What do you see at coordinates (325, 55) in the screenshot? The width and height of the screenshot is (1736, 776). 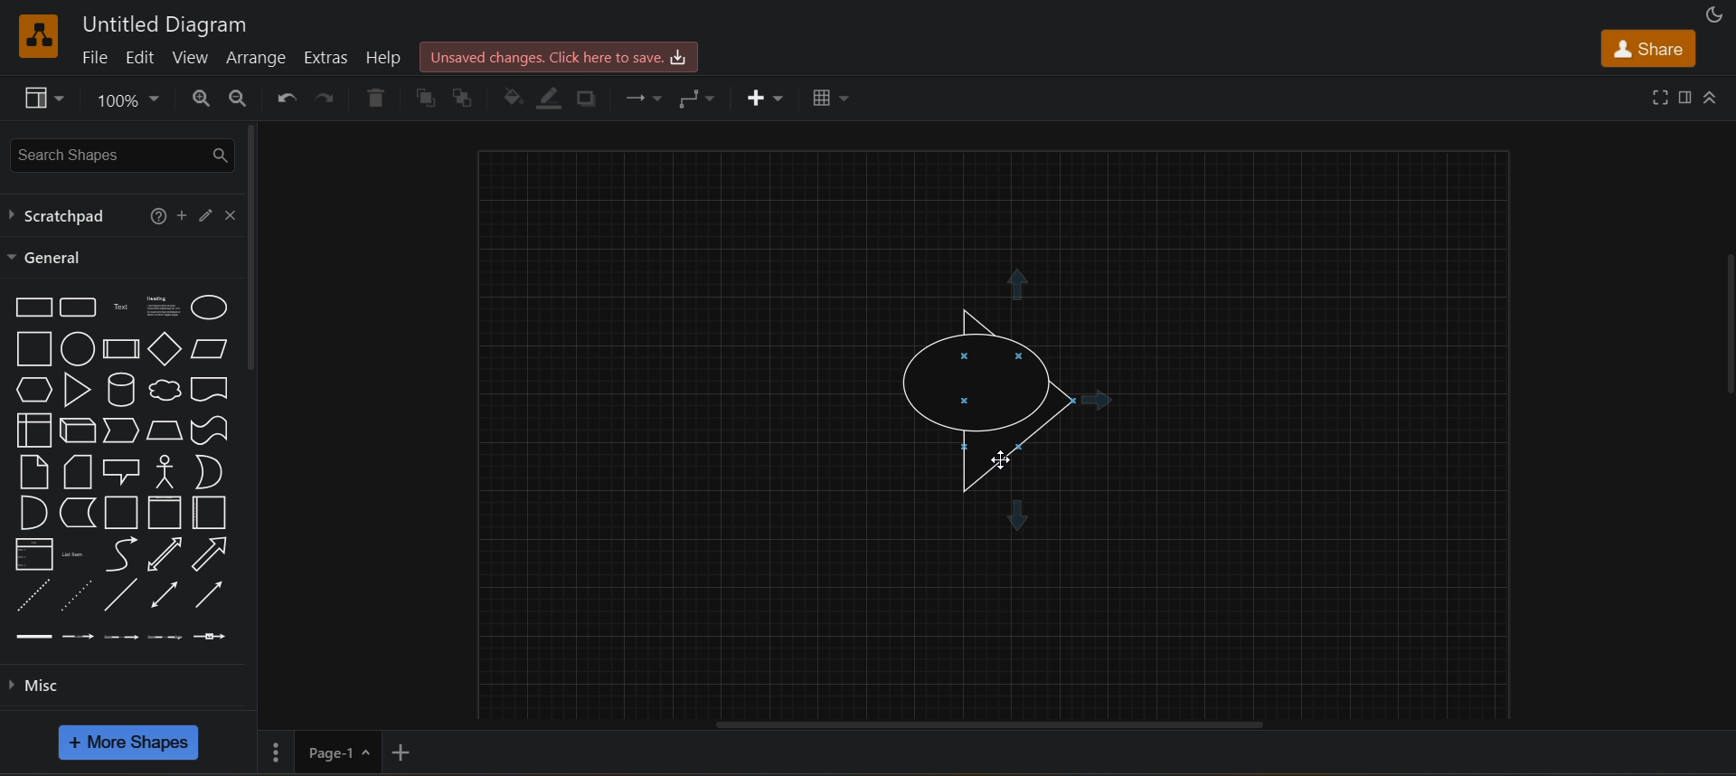 I see `extras` at bounding box center [325, 55].